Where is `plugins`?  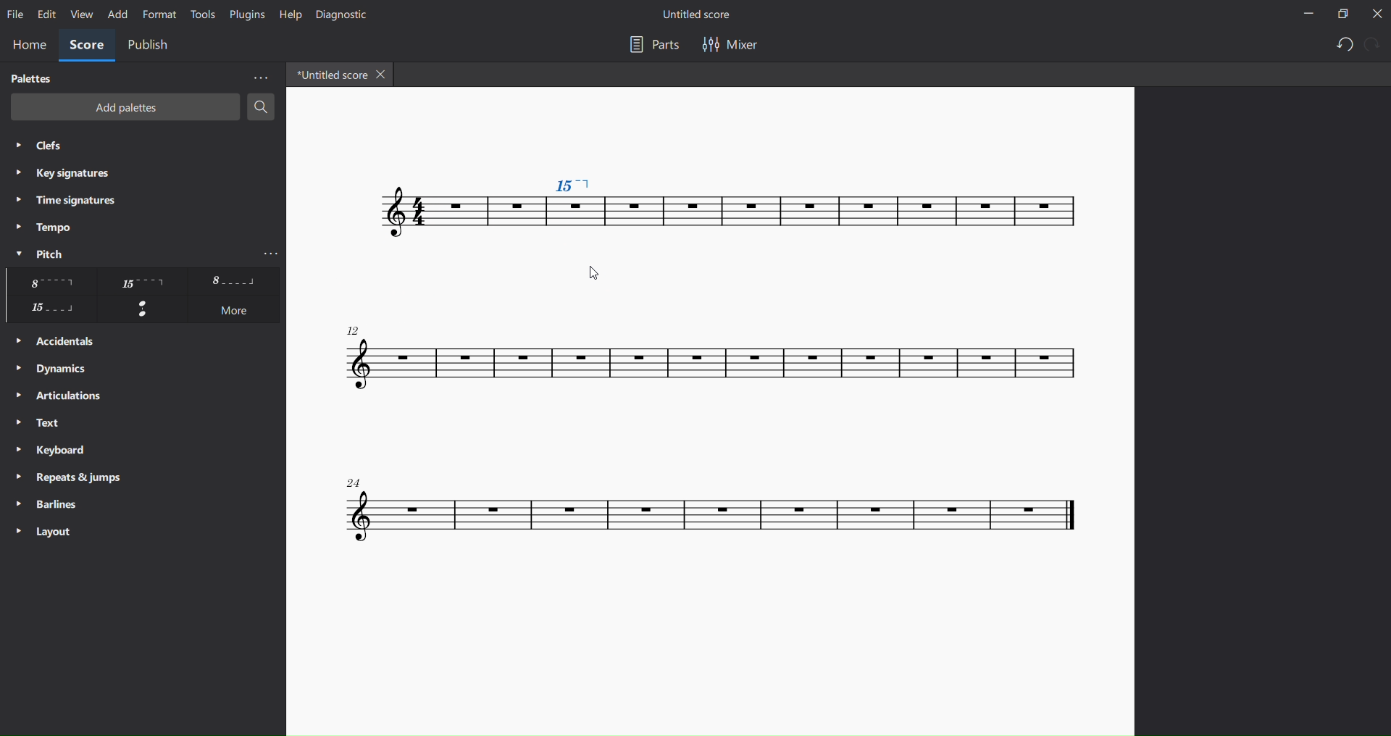 plugins is located at coordinates (243, 14).